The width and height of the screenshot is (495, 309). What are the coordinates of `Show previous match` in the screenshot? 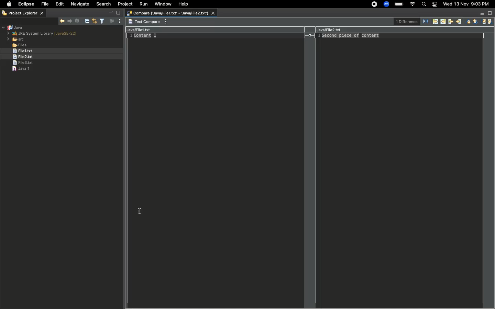 It's located at (70, 21).